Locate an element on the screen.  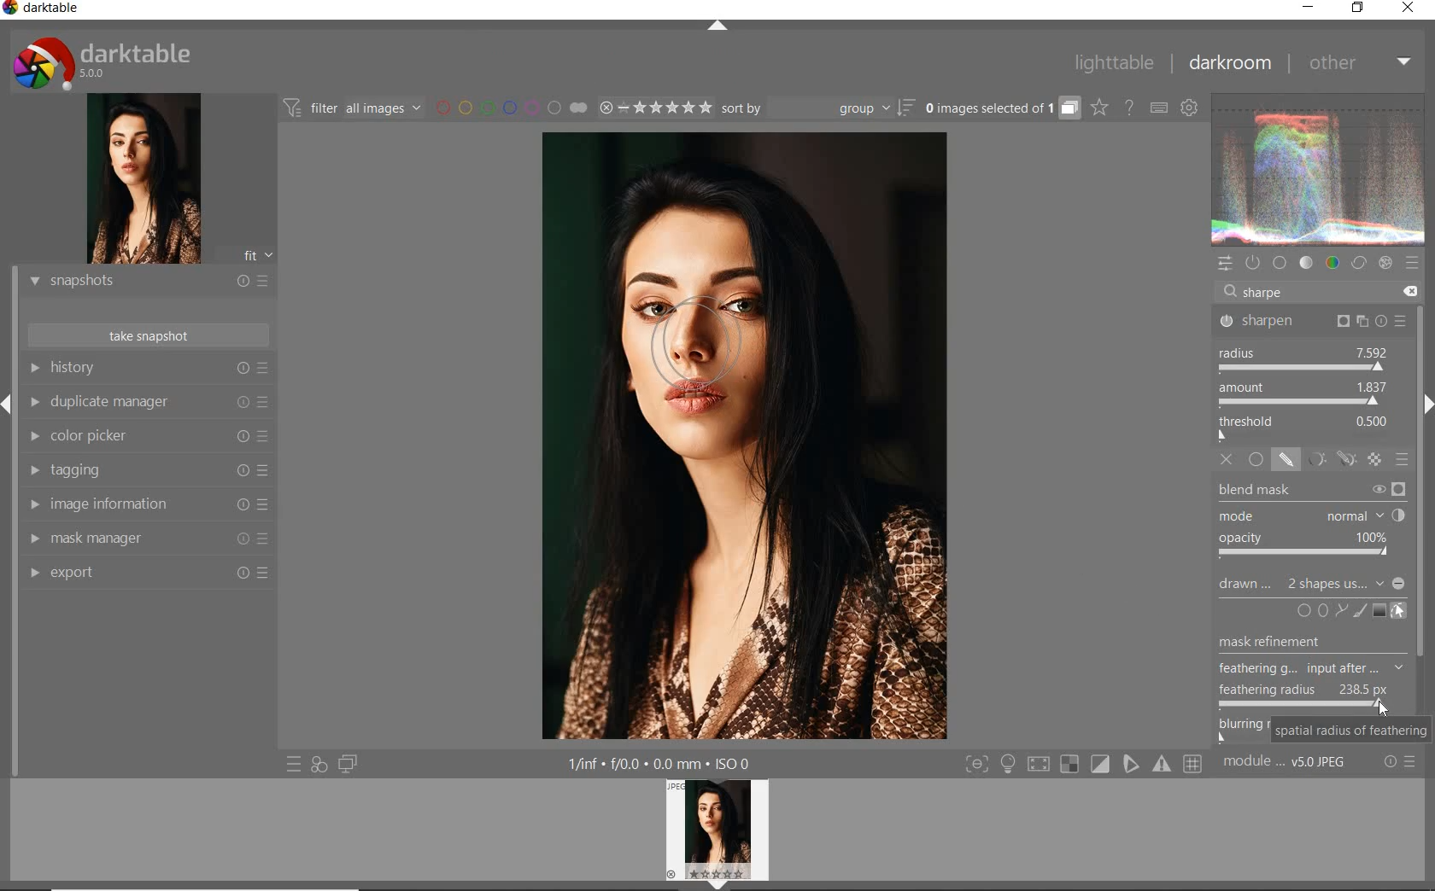
tone is located at coordinates (1306, 265).